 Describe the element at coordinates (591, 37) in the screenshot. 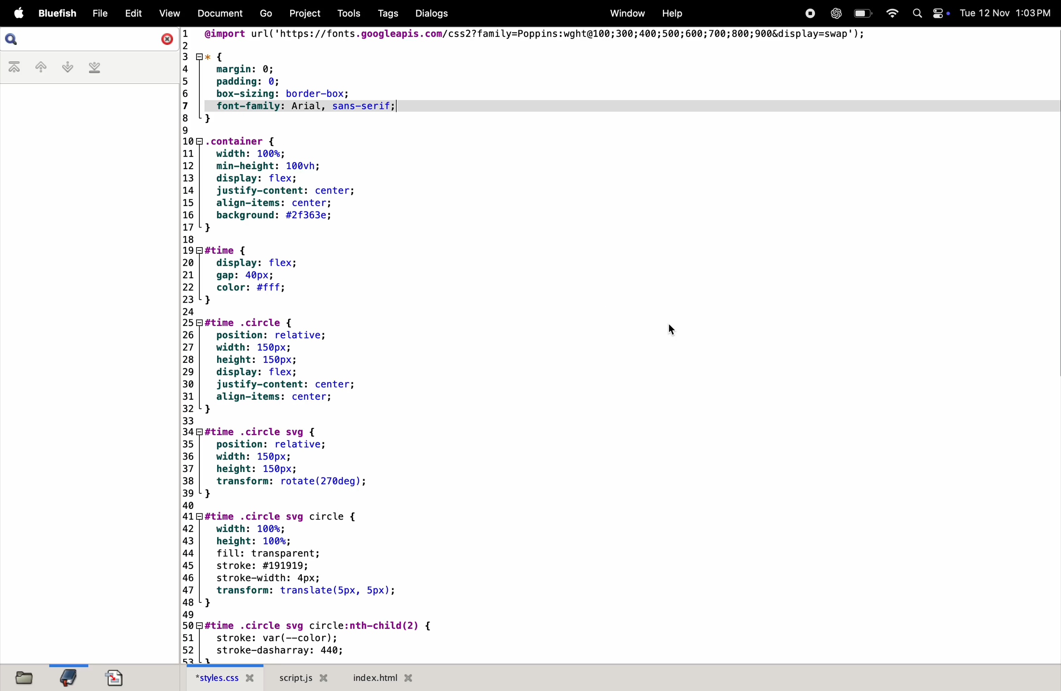

I see `url` at that location.